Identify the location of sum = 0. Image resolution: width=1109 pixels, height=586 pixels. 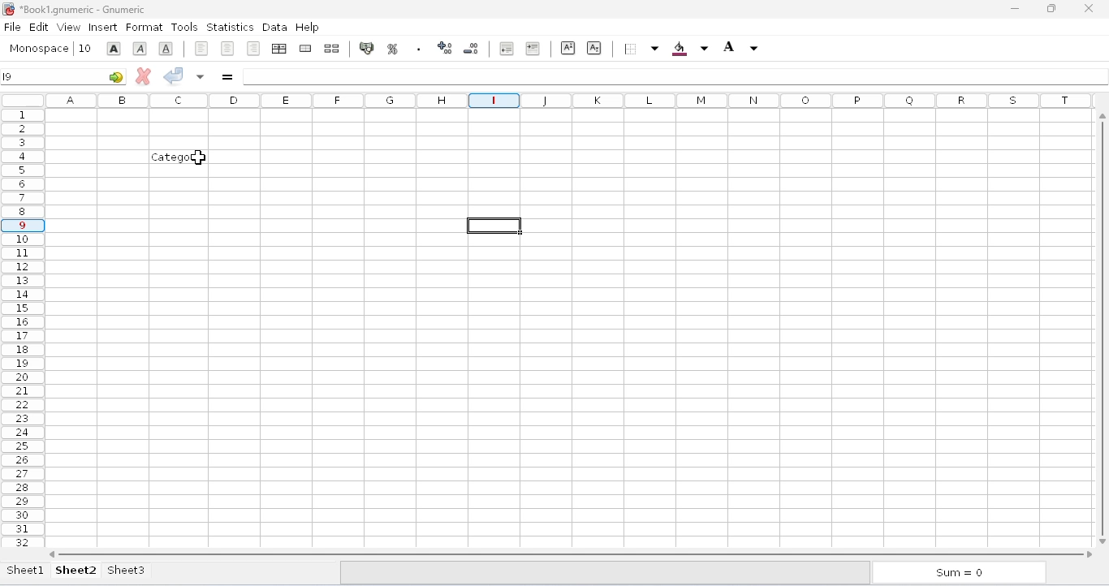
(957, 574).